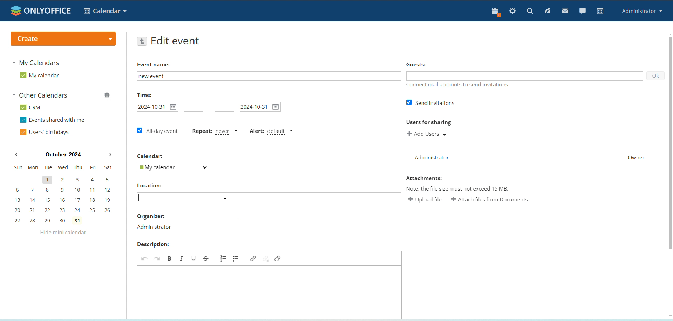 This screenshot has width=673, height=321. I want to click on select calendar, so click(172, 167).